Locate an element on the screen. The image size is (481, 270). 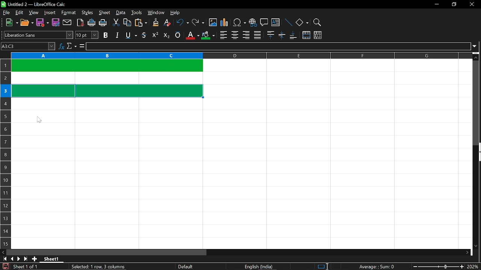
new is located at coordinates (10, 23).